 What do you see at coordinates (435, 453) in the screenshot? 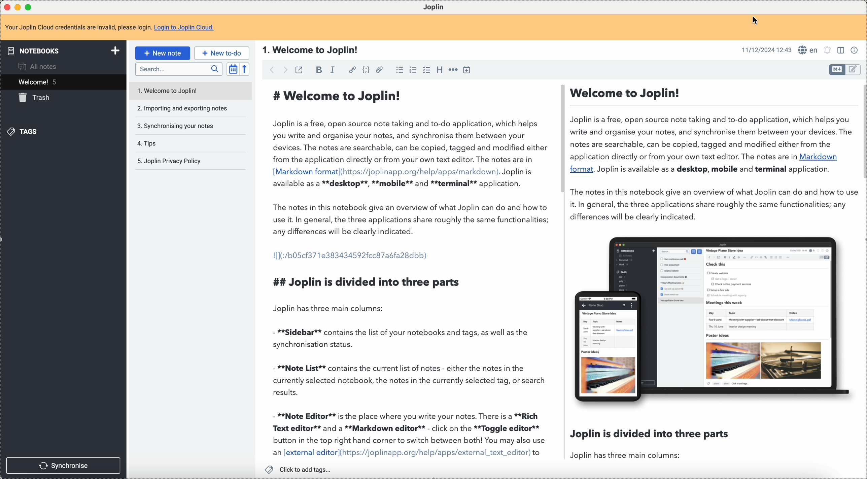
I see `(https://joplinapp.org/help/apps/external_text_editor)` at bounding box center [435, 453].